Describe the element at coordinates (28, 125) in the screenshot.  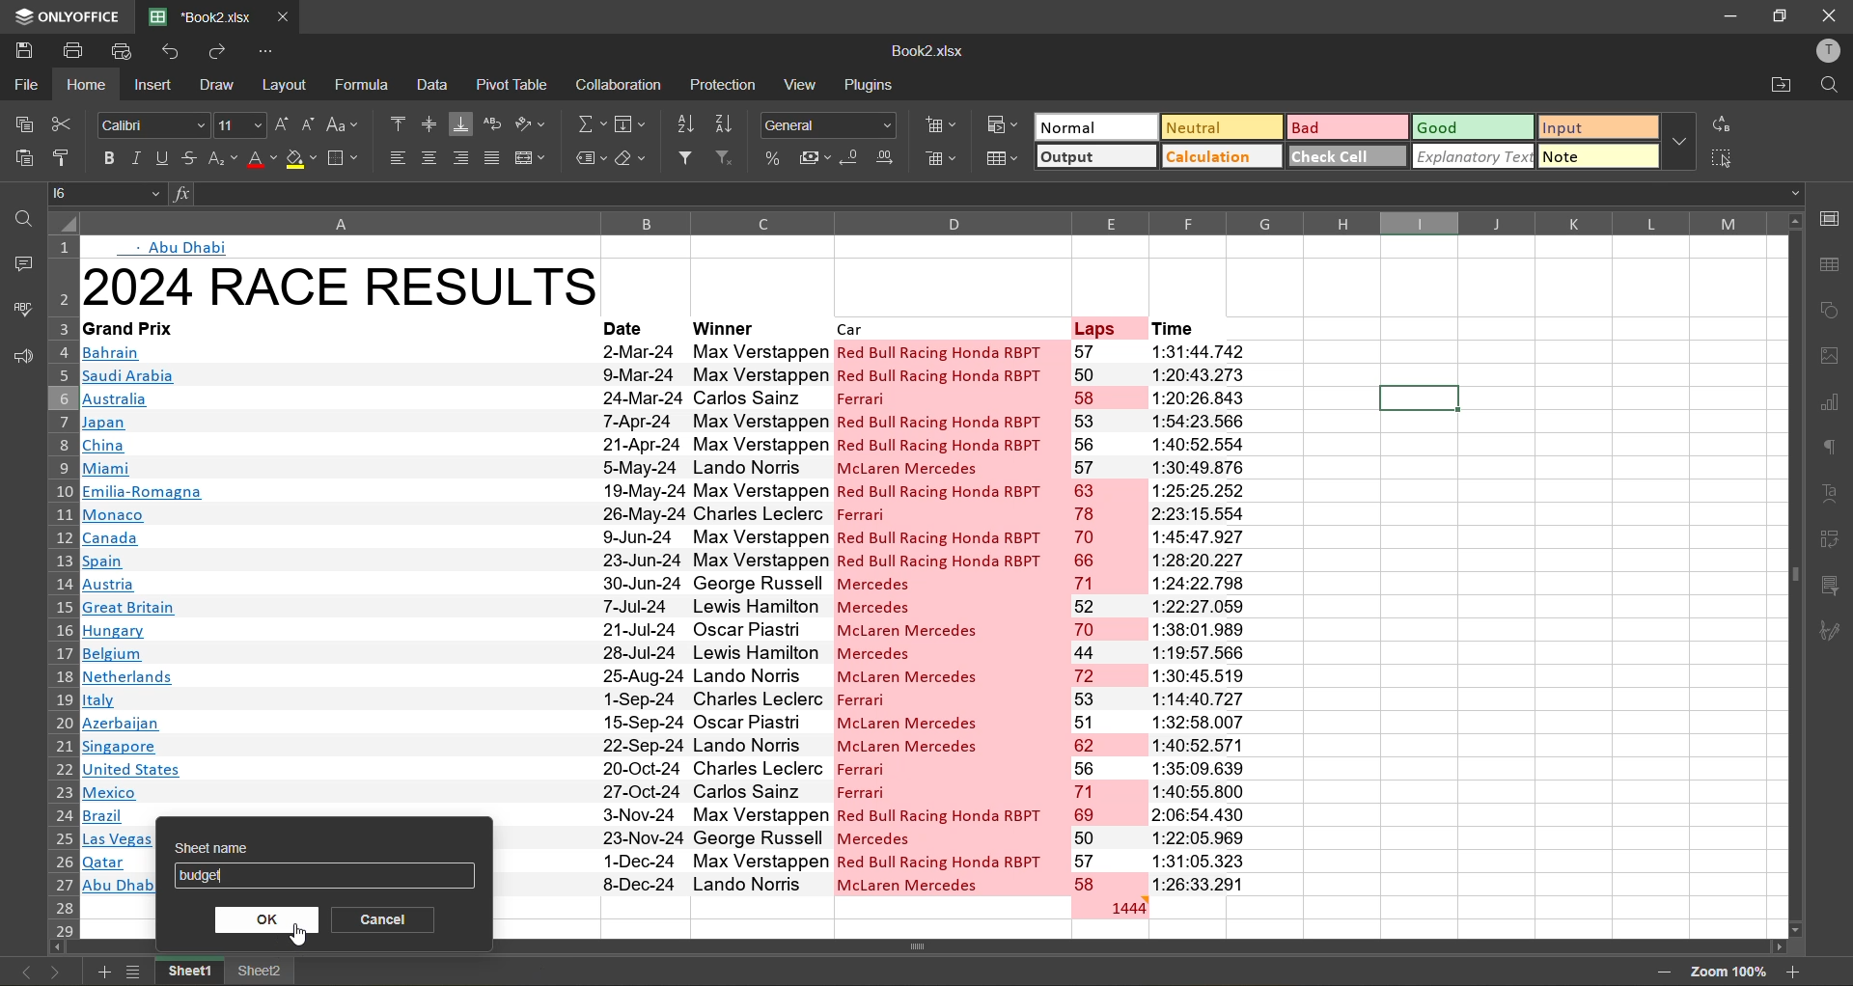
I see `copy` at that location.